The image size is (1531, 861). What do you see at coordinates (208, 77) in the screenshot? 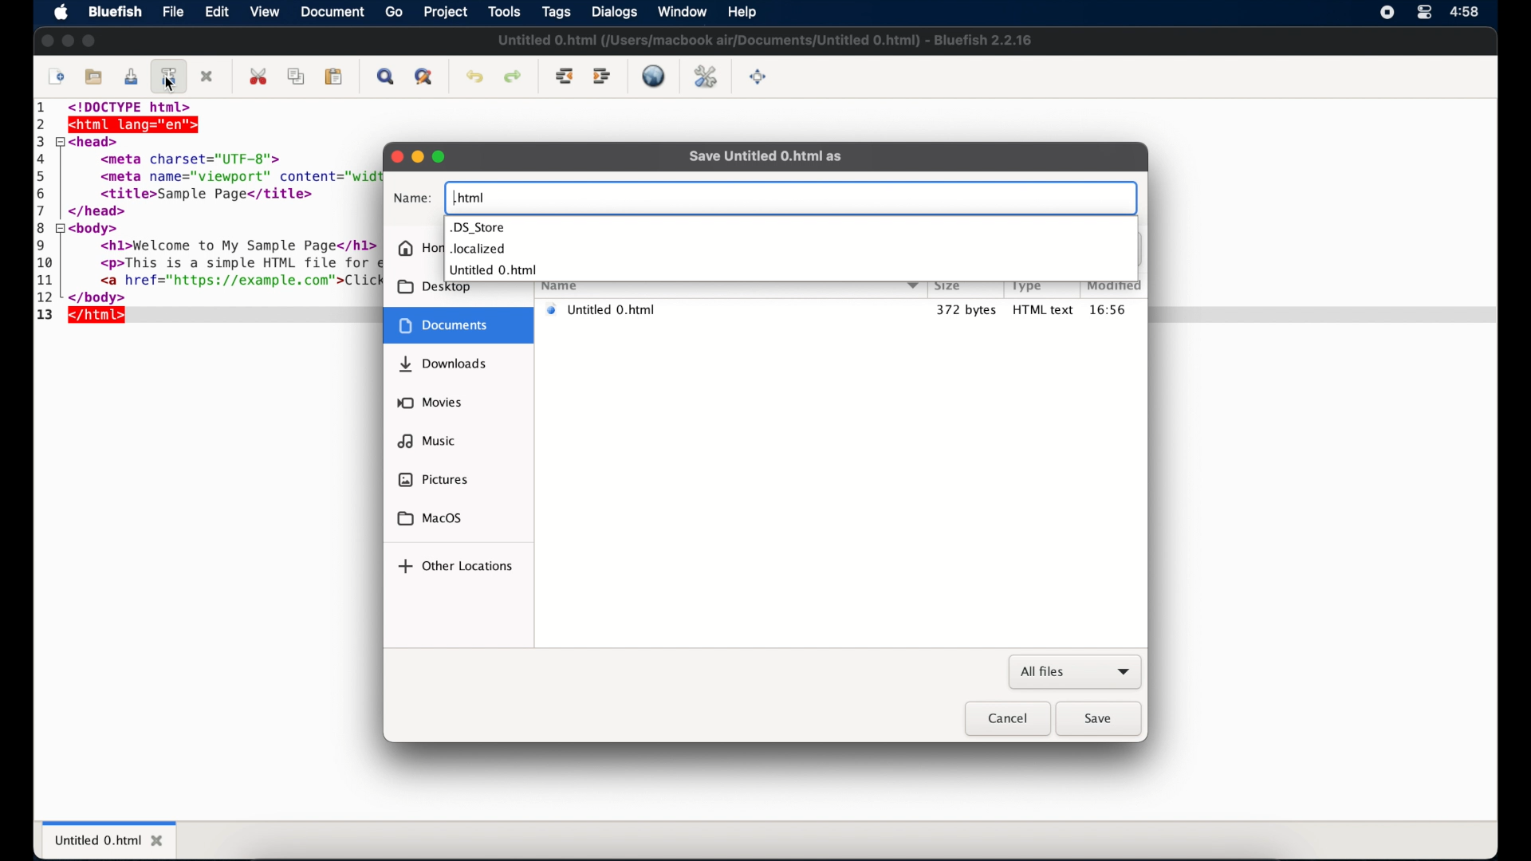
I see `close` at bounding box center [208, 77].